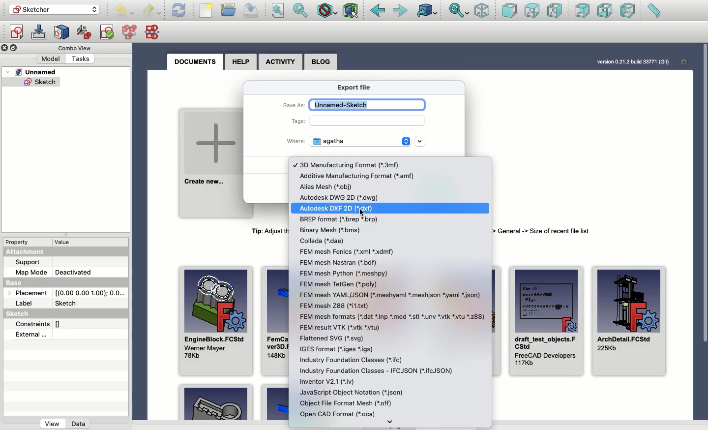 This screenshot has width=708, height=430. Describe the element at coordinates (33, 73) in the screenshot. I see `Unnamed` at that location.